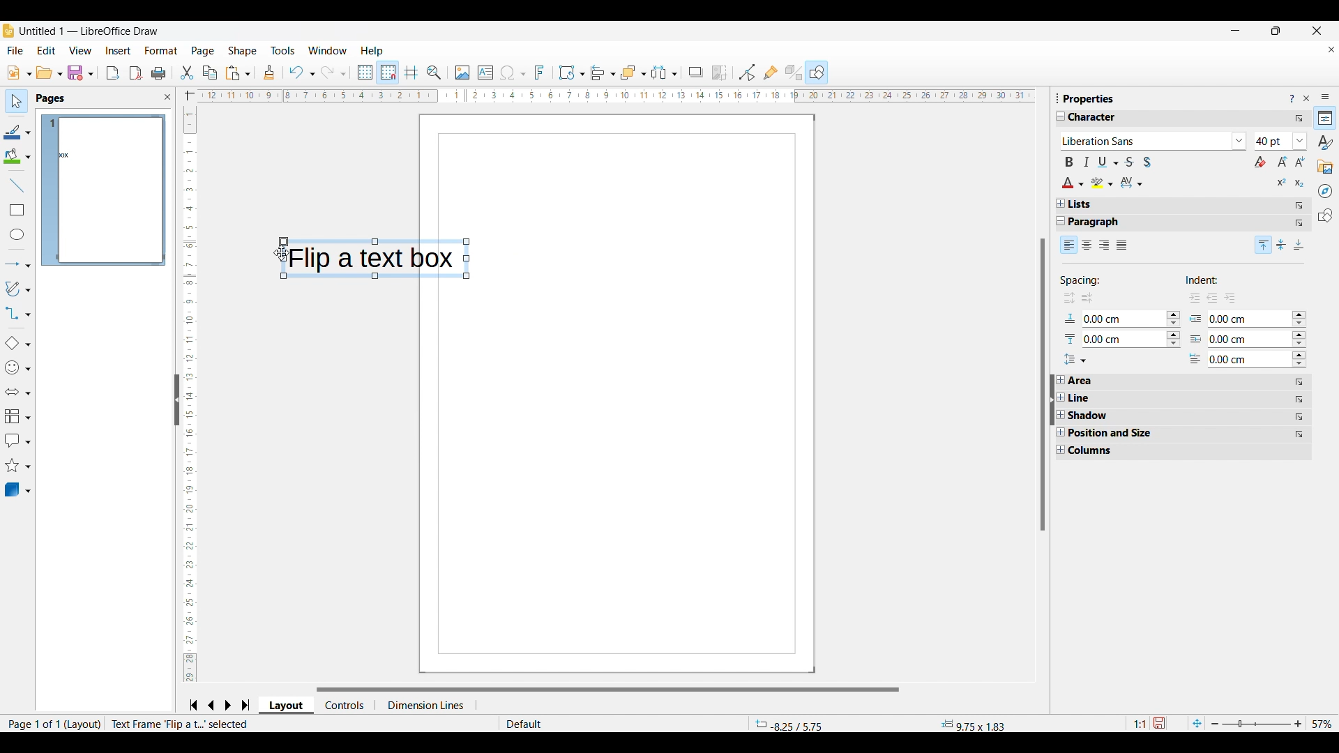 The height and width of the screenshot is (753, 1339). Describe the element at coordinates (136, 73) in the screenshot. I see `Export directly as PDF` at that location.